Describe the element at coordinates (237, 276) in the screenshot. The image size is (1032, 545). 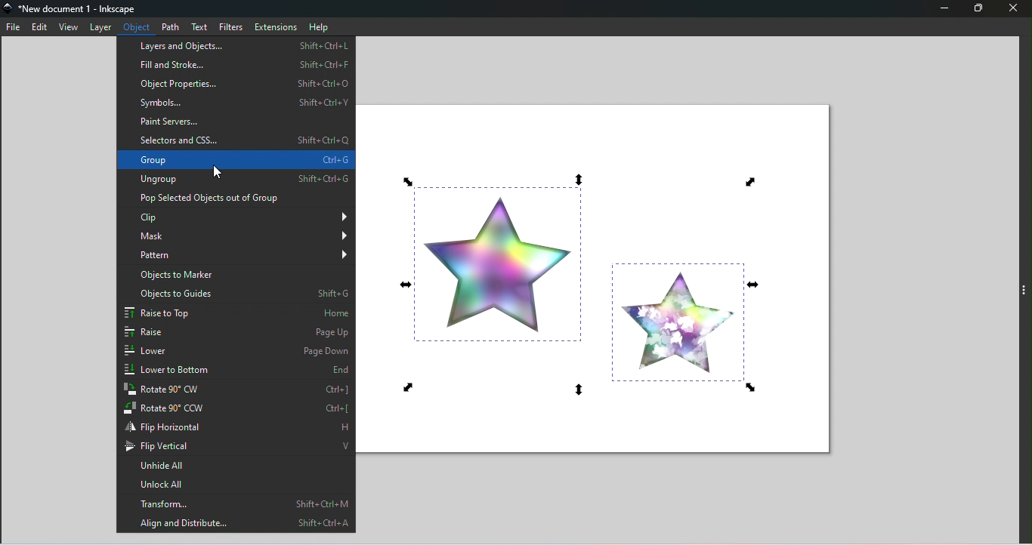
I see `Objects to marker` at that location.